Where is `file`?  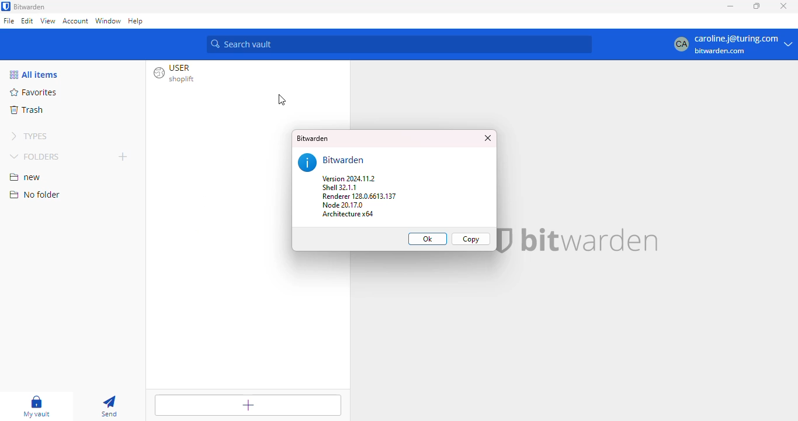 file is located at coordinates (9, 20).